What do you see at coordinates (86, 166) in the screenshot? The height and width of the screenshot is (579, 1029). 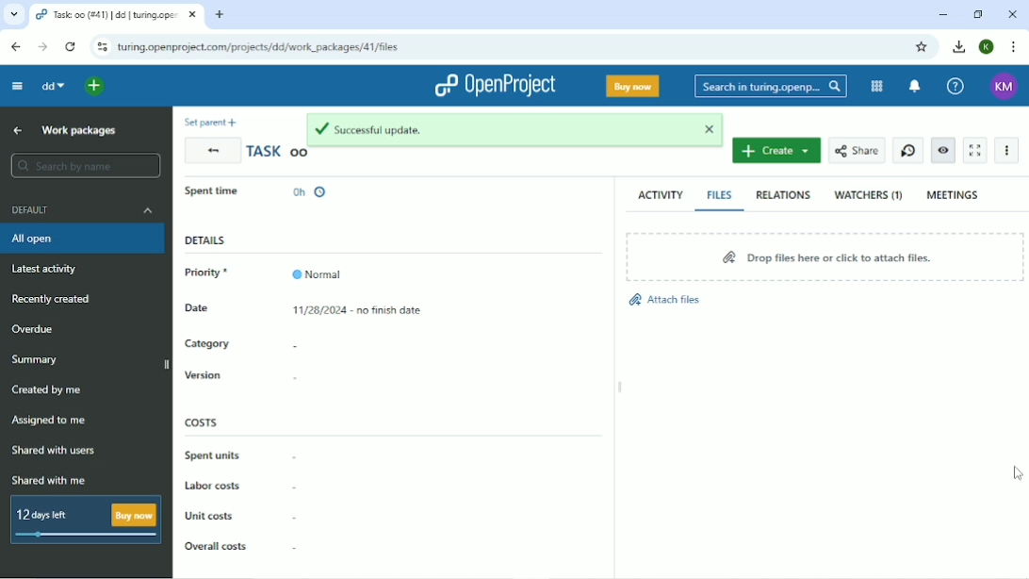 I see `Search by name` at bounding box center [86, 166].